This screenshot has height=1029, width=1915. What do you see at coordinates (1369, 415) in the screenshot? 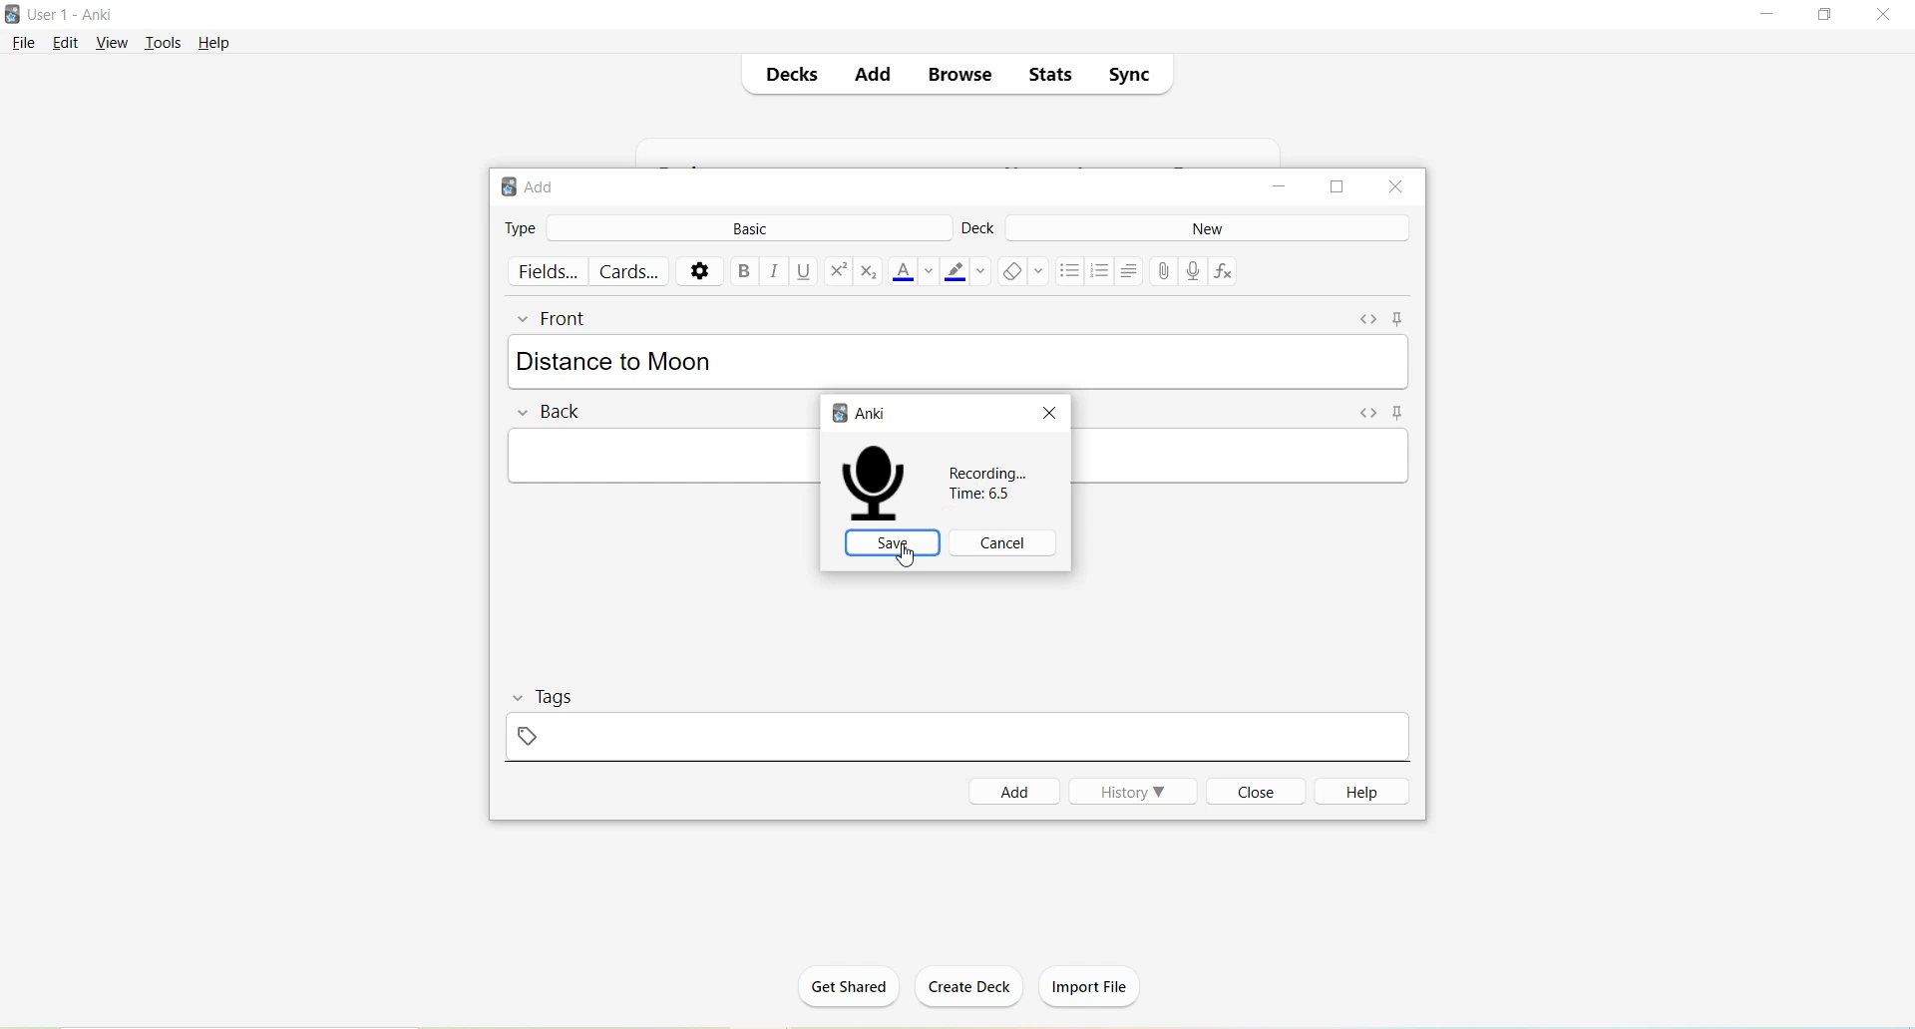
I see `Toggle HTML Editor` at bounding box center [1369, 415].